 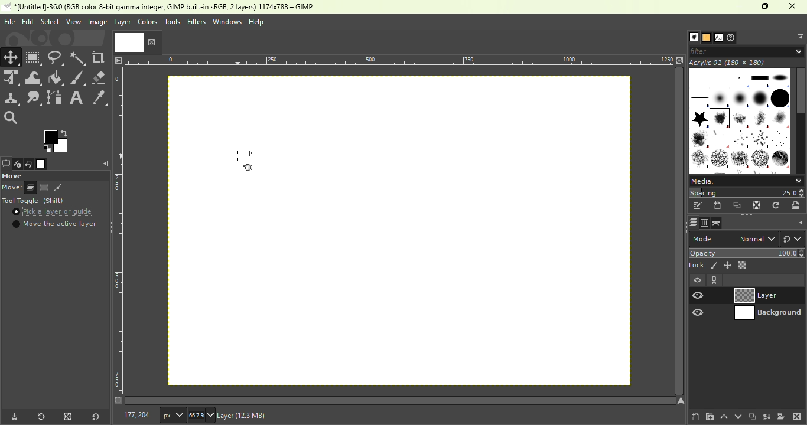 What do you see at coordinates (798, 37) in the screenshot?
I see `Configure this tab` at bounding box center [798, 37].